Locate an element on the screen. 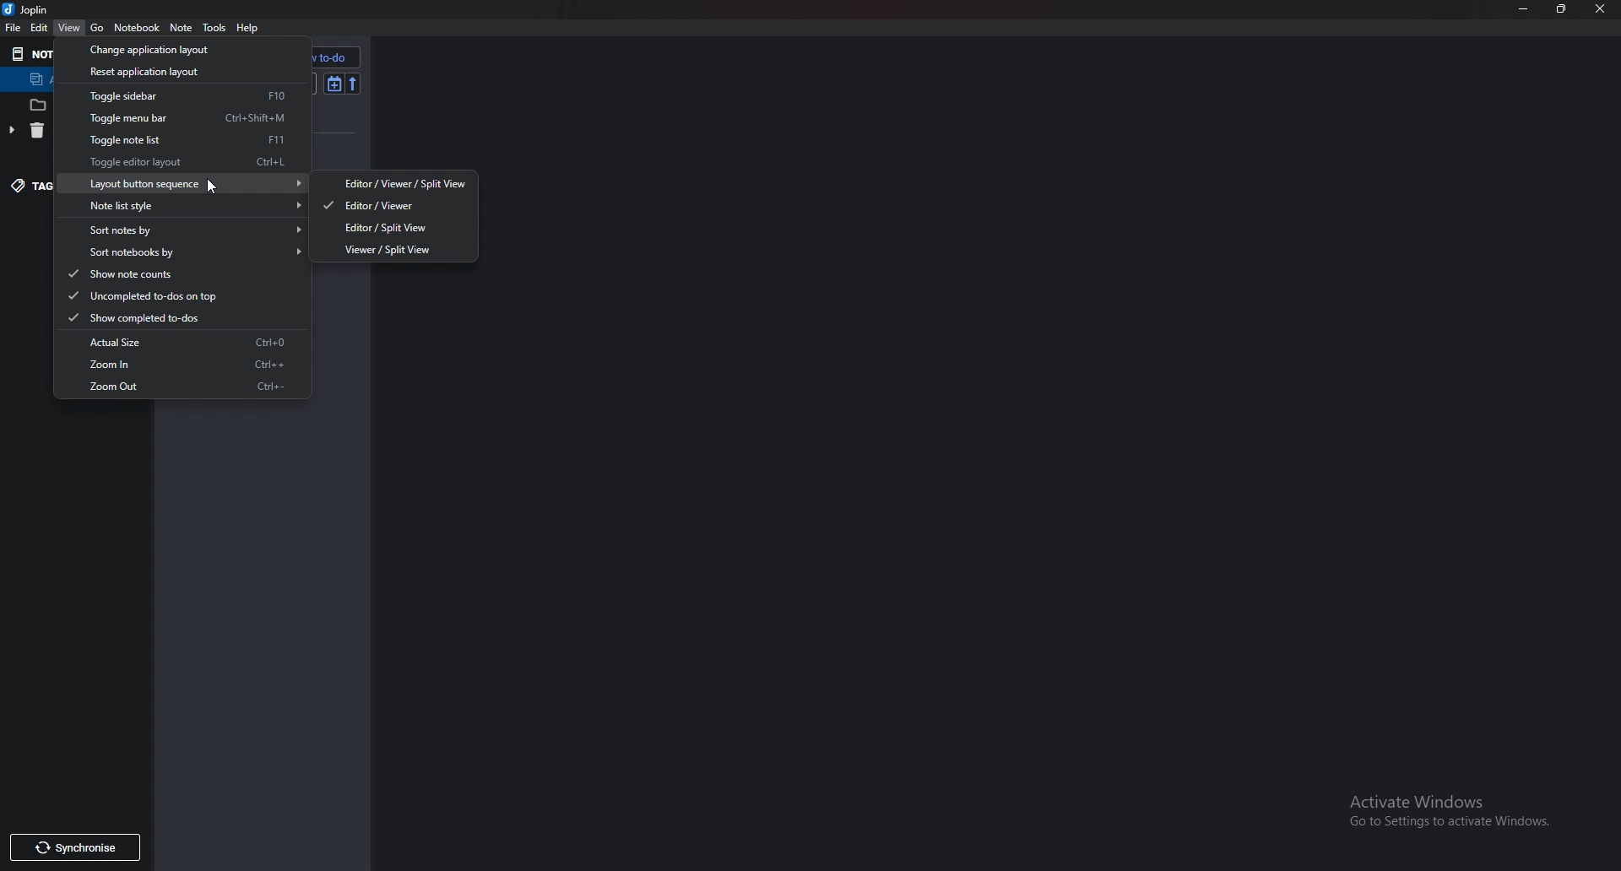  toggle menu bar is located at coordinates (179, 117).